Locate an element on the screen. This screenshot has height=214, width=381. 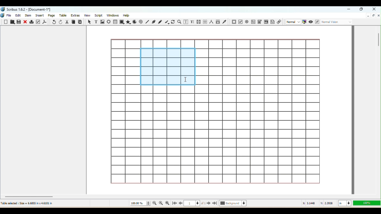
Select item is located at coordinates (89, 22).